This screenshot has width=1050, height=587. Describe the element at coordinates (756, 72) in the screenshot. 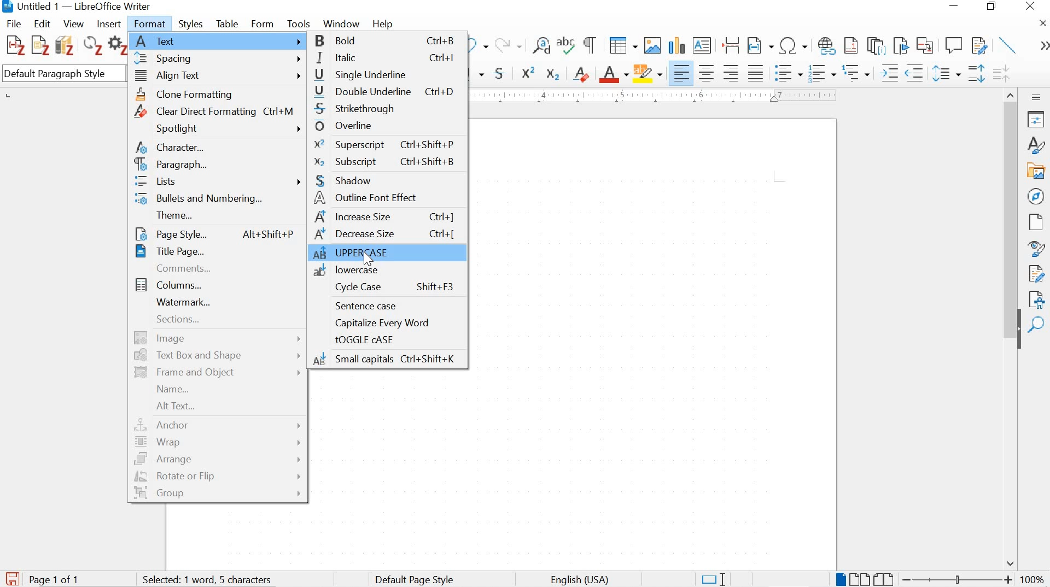

I see `justified` at that location.